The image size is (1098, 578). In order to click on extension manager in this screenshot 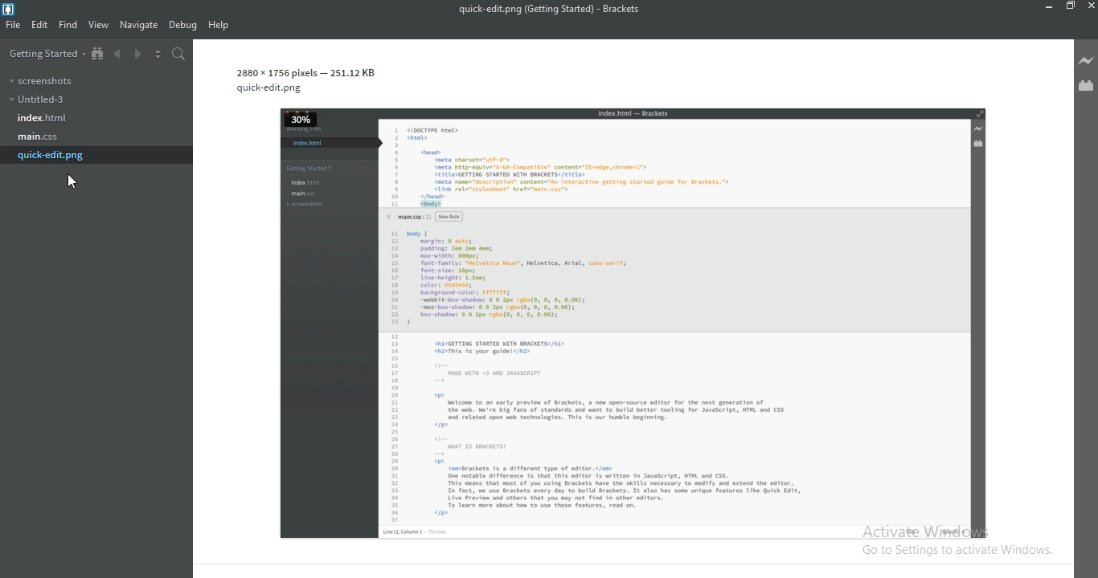, I will do `click(1087, 88)`.